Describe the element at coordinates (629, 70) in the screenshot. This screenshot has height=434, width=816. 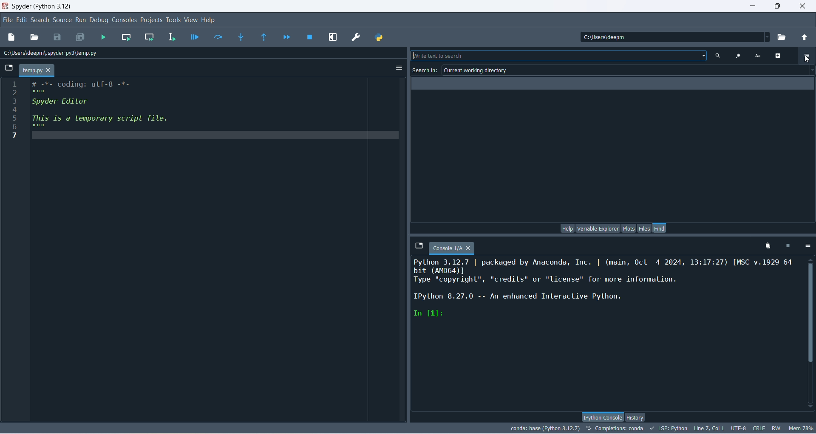
I see `current working directory` at that location.